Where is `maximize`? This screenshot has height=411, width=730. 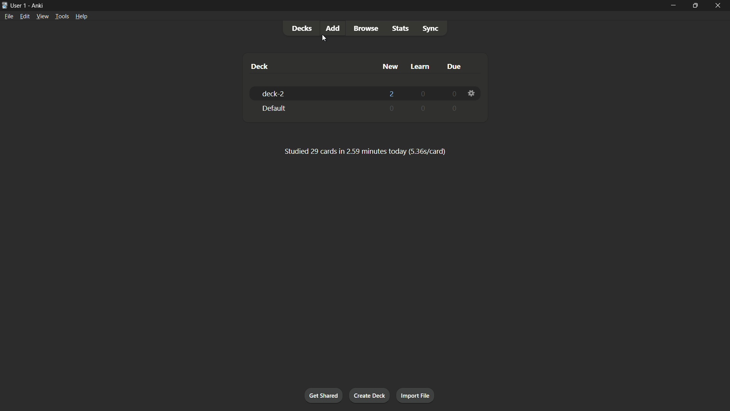 maximize is located at coordinates (695, 6).